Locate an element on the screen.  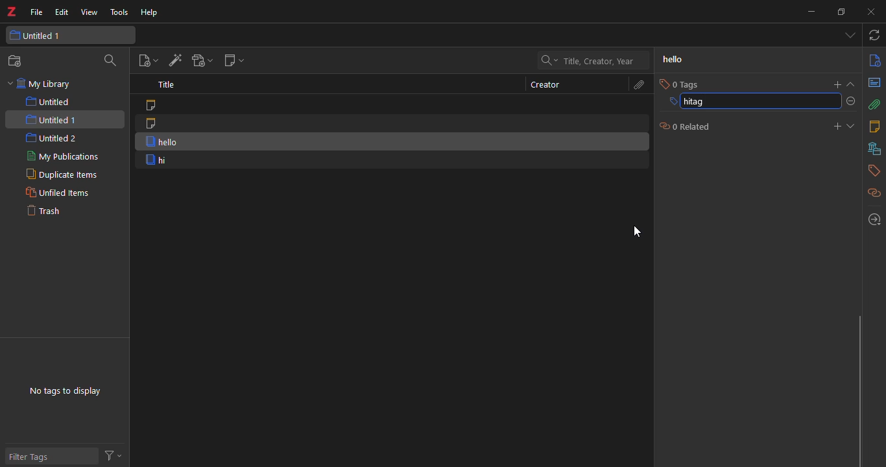
minimize is located at coordinates (811, 11).